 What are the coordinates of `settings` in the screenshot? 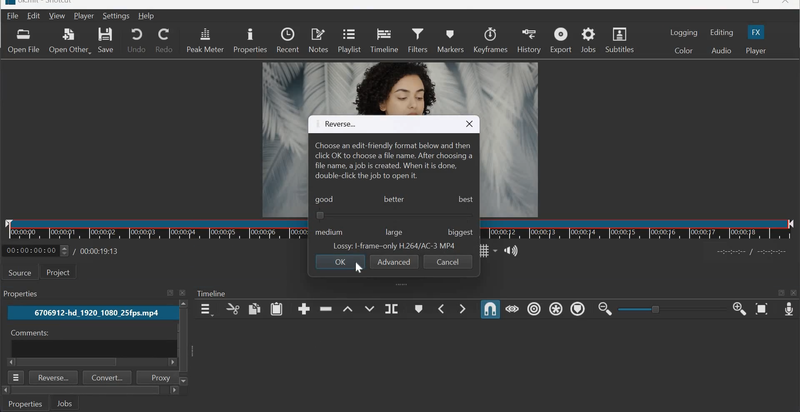 It's located at (117, 16).